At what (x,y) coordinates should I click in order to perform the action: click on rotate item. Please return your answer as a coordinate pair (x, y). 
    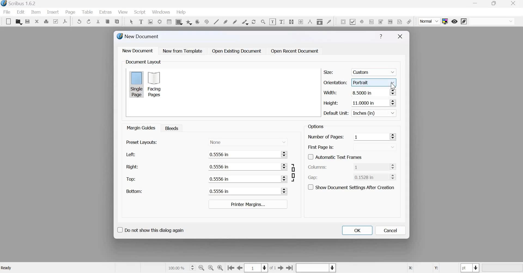
    Looking at the image, I should click on (253, 21).